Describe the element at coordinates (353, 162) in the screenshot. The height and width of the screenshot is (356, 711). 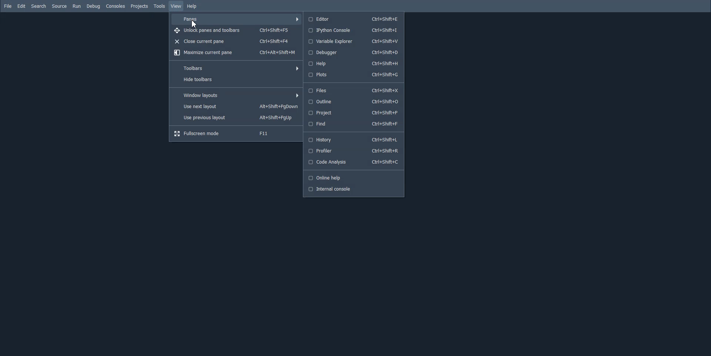
I see `Code Analysis` at that location.